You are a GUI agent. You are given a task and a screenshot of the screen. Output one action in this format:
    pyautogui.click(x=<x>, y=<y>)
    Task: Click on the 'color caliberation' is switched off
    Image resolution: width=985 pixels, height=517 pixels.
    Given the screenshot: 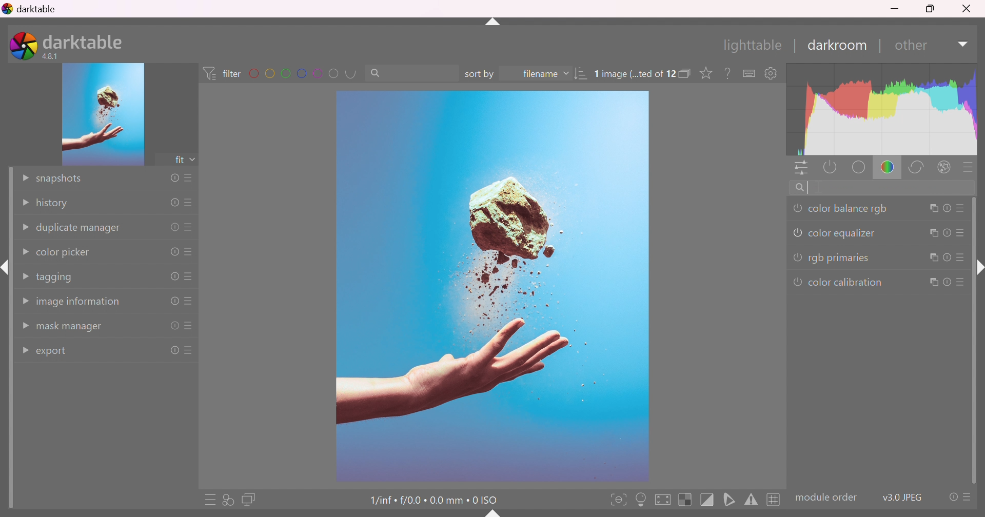 What is the action you would take?
    pyautogui.click(x=797, y=281)
    